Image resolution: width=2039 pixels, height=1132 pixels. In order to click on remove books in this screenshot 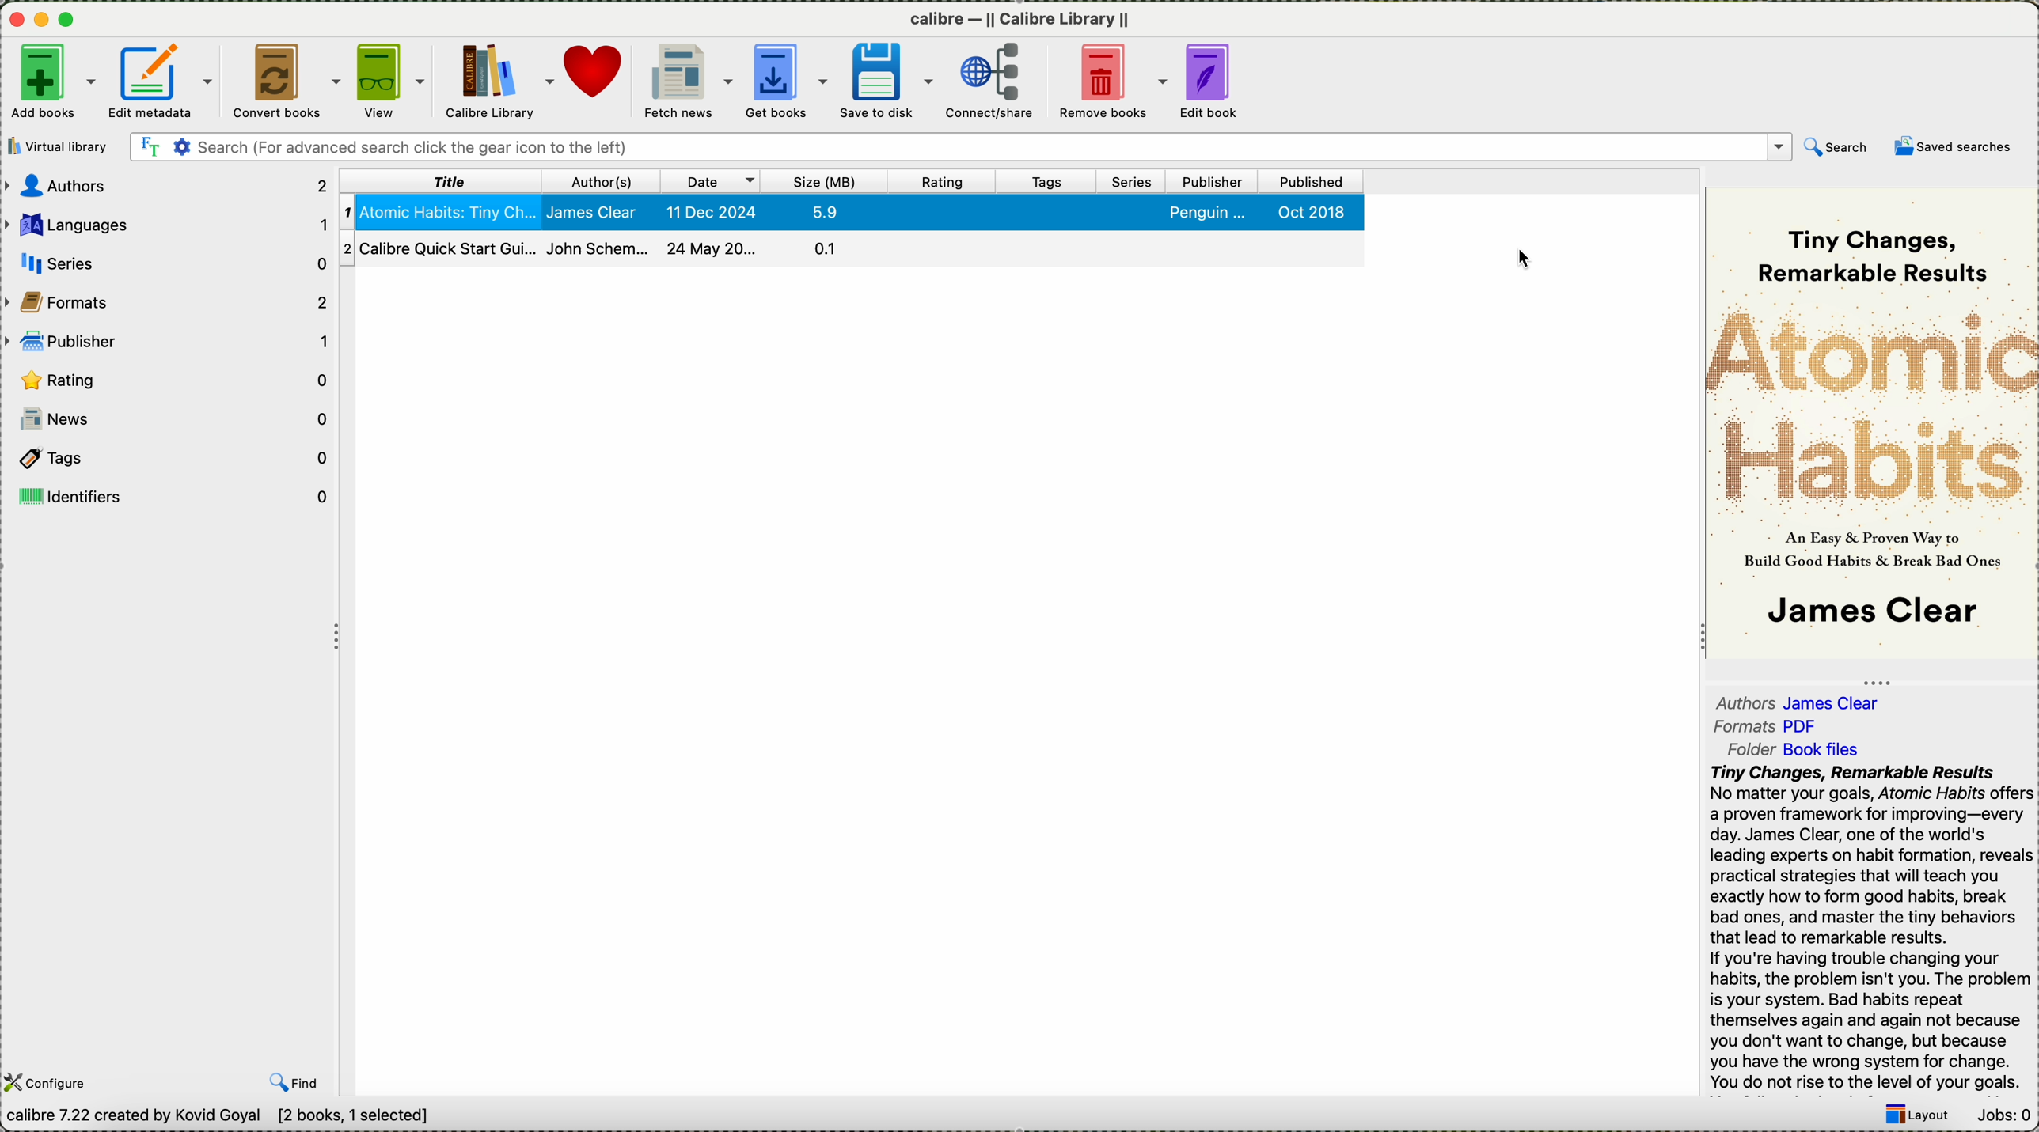, I will do `click(1111, 82)`.